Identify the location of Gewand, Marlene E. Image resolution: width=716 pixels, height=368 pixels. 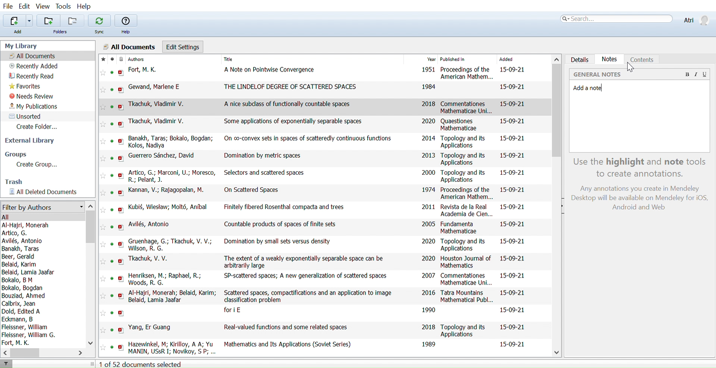
(154, 87).